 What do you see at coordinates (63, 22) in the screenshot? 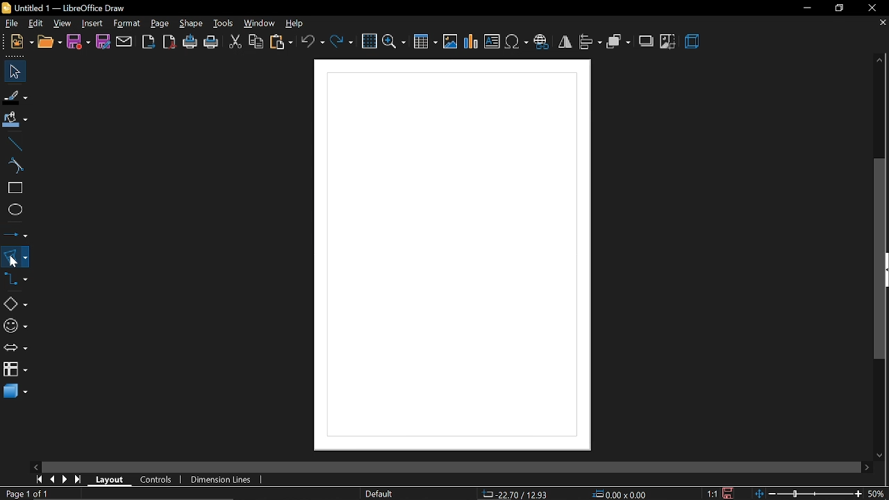
I see `view` at bounding box center [63, 22].